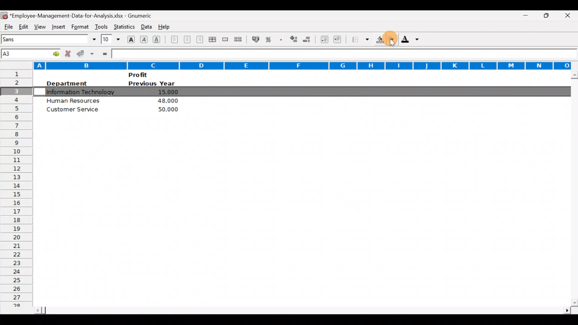 The width and height of the screenshot is (578, 325). What do you see at coordinates (104, 53) in the screenshot?
I see `Enter formula` at bounding box center [104, 53].